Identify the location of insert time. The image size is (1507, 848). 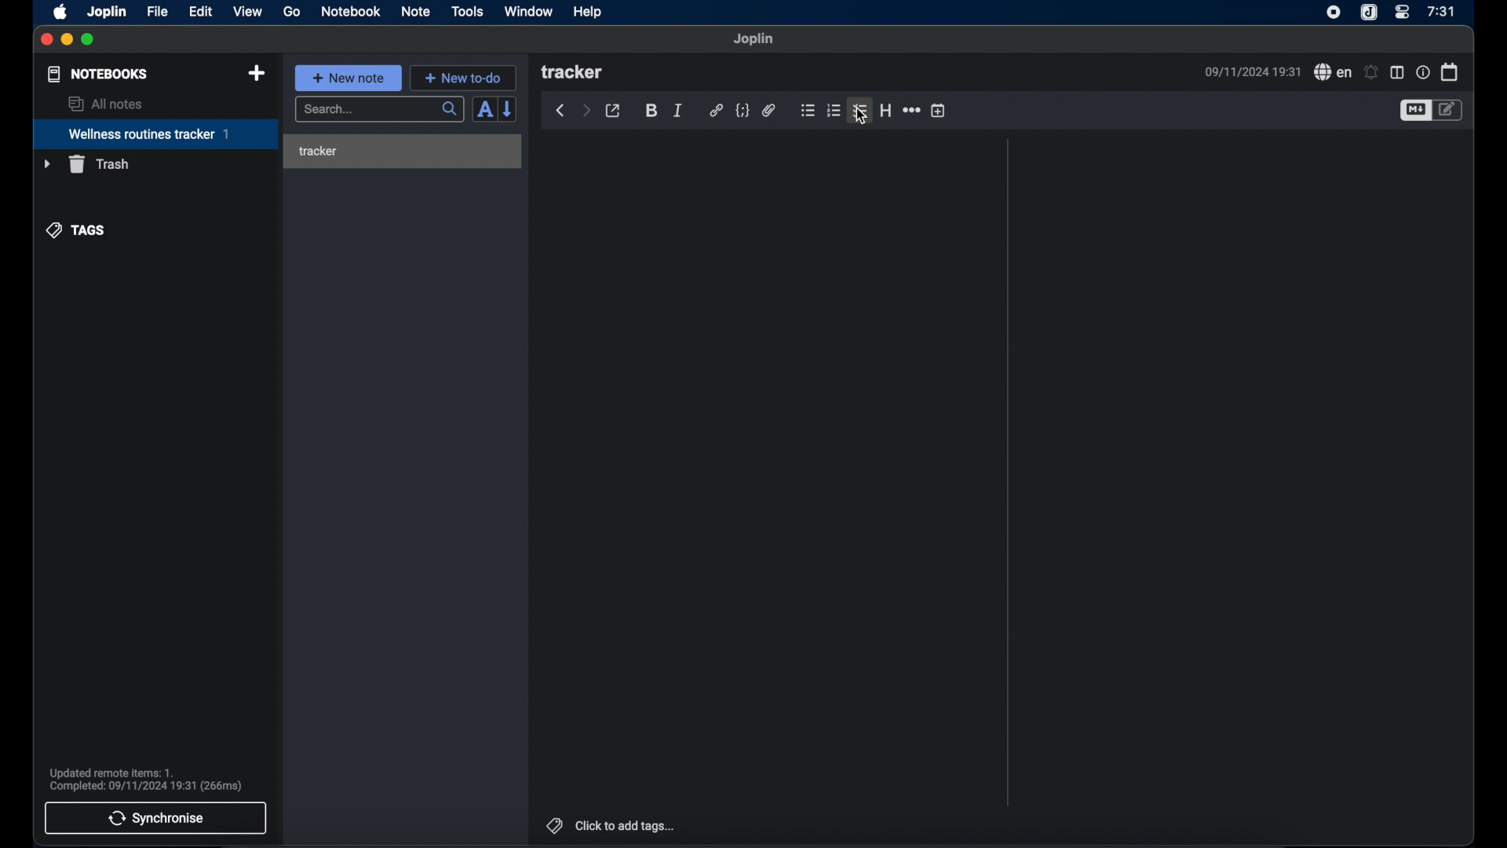
(938, 110).